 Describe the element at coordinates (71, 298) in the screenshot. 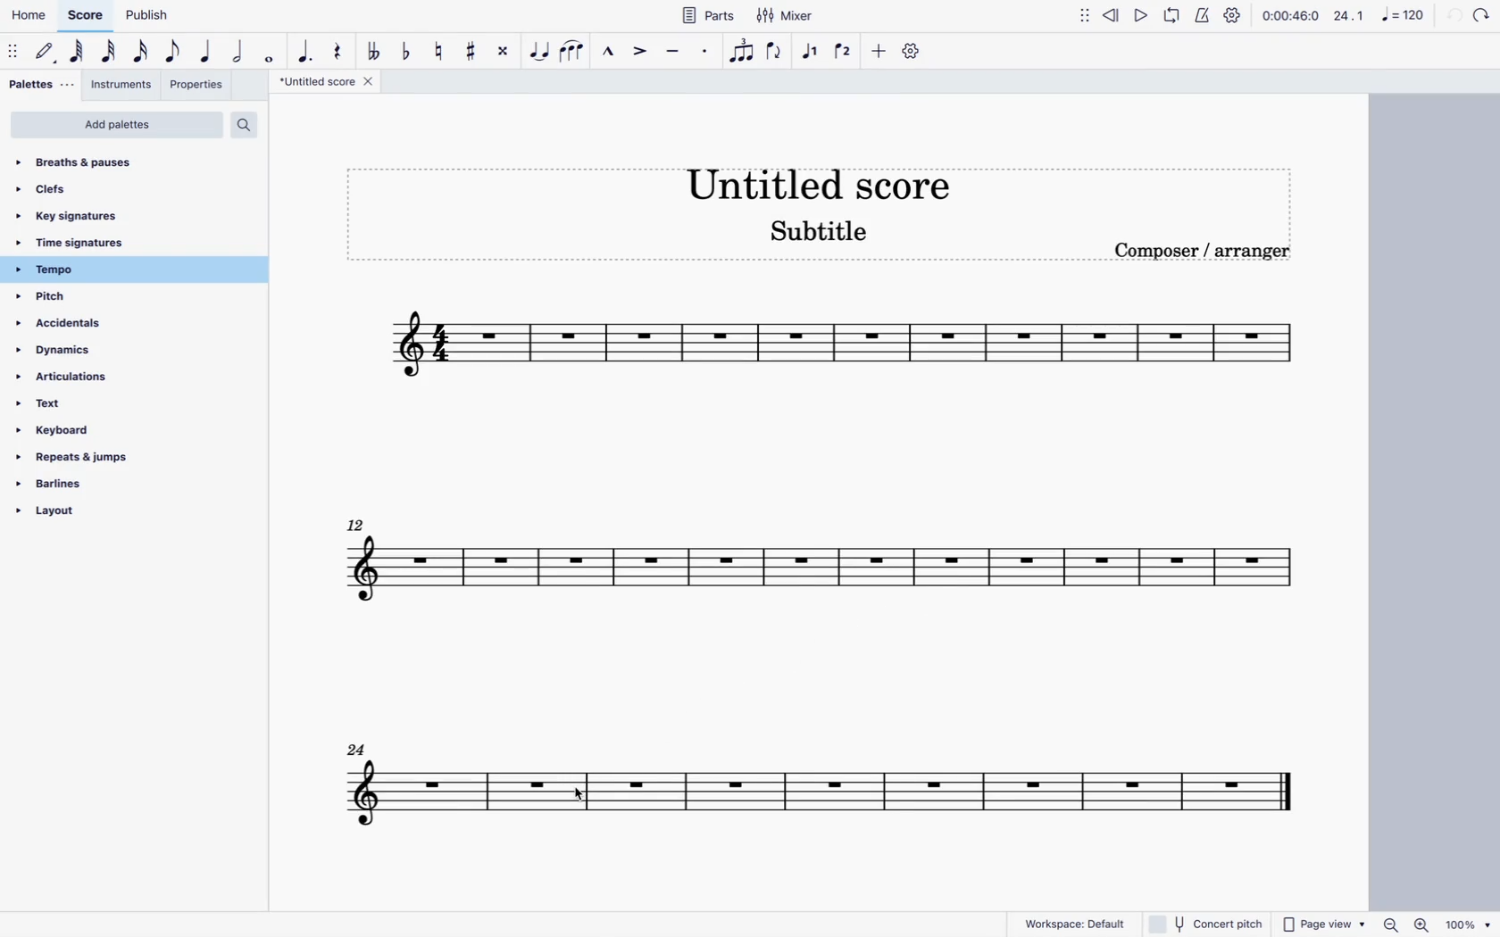

I see `pitch` at that location.